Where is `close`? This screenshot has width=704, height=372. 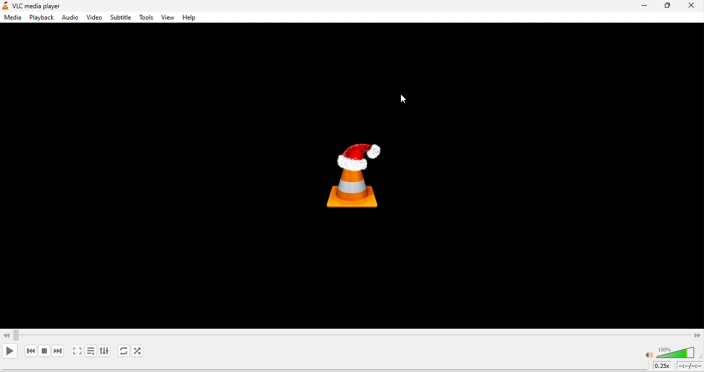
close is located at coordinates (693, 7).